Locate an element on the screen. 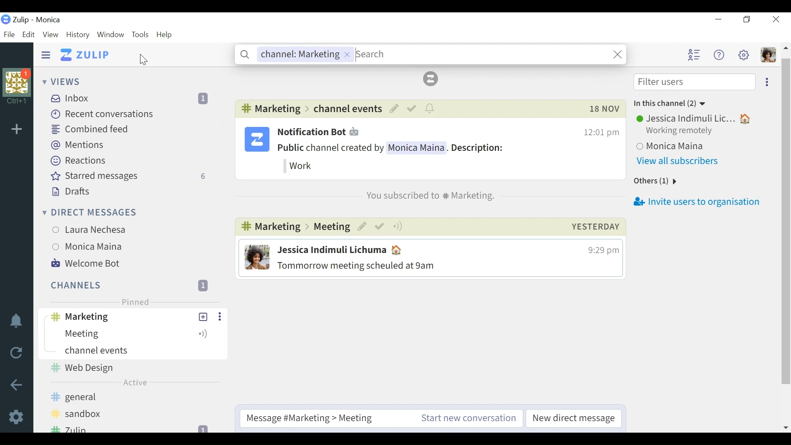  Channel events is located at coordinates (347, 109).